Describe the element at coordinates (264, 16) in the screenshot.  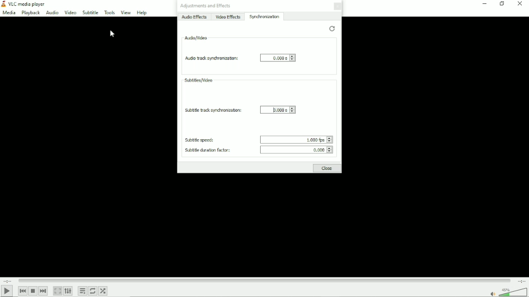
I see `Synchronization` at that location.